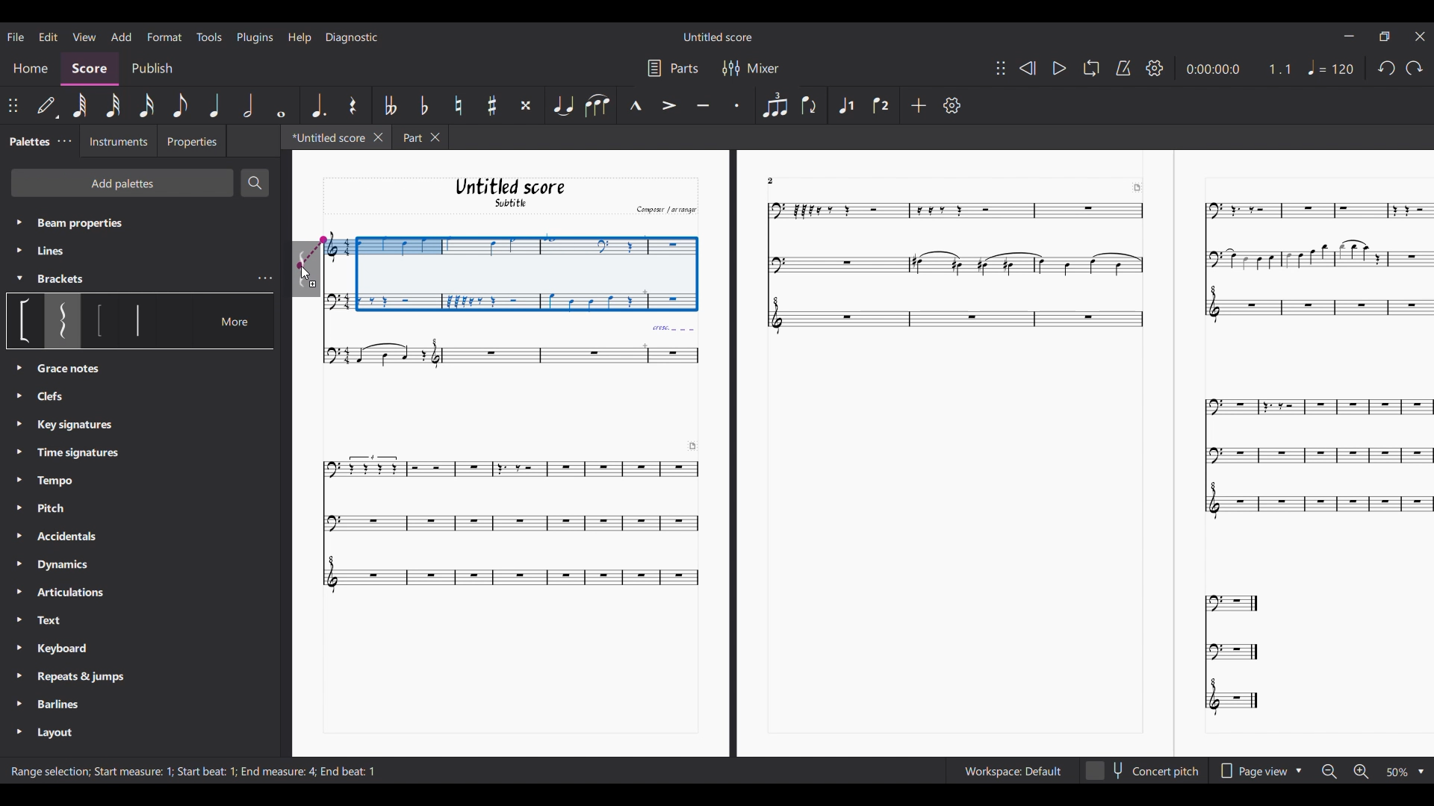  I want to click on Mixer settings, so click(763, 68).